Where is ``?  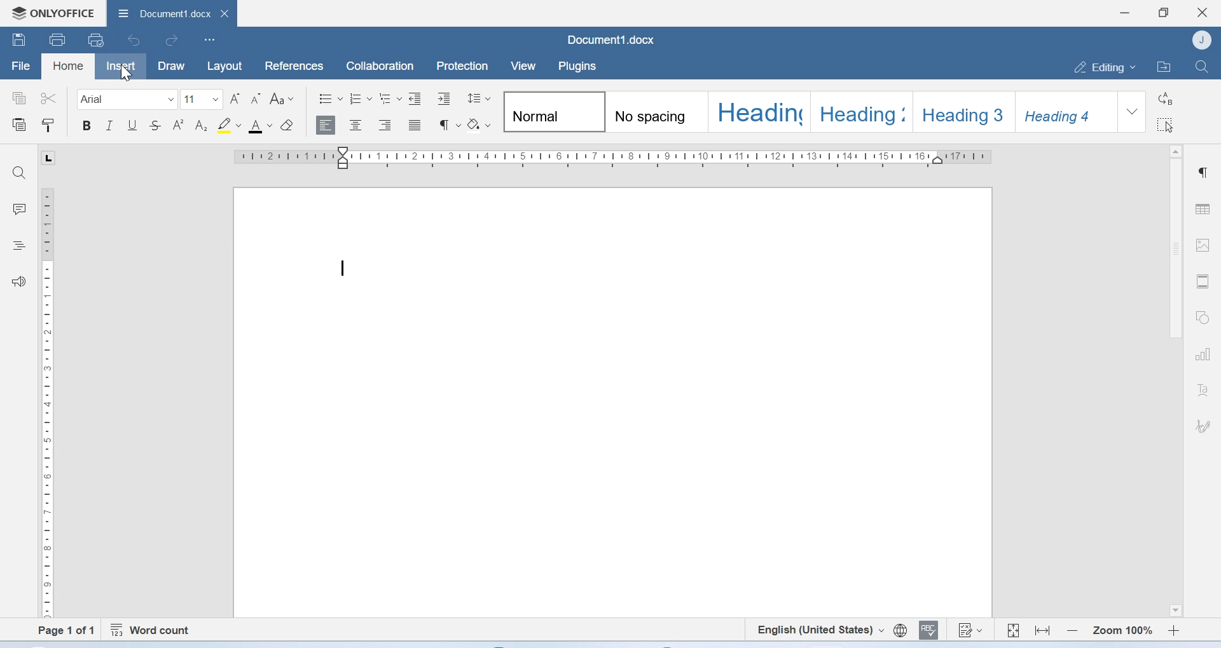
 is located at coordinates (283, 98).